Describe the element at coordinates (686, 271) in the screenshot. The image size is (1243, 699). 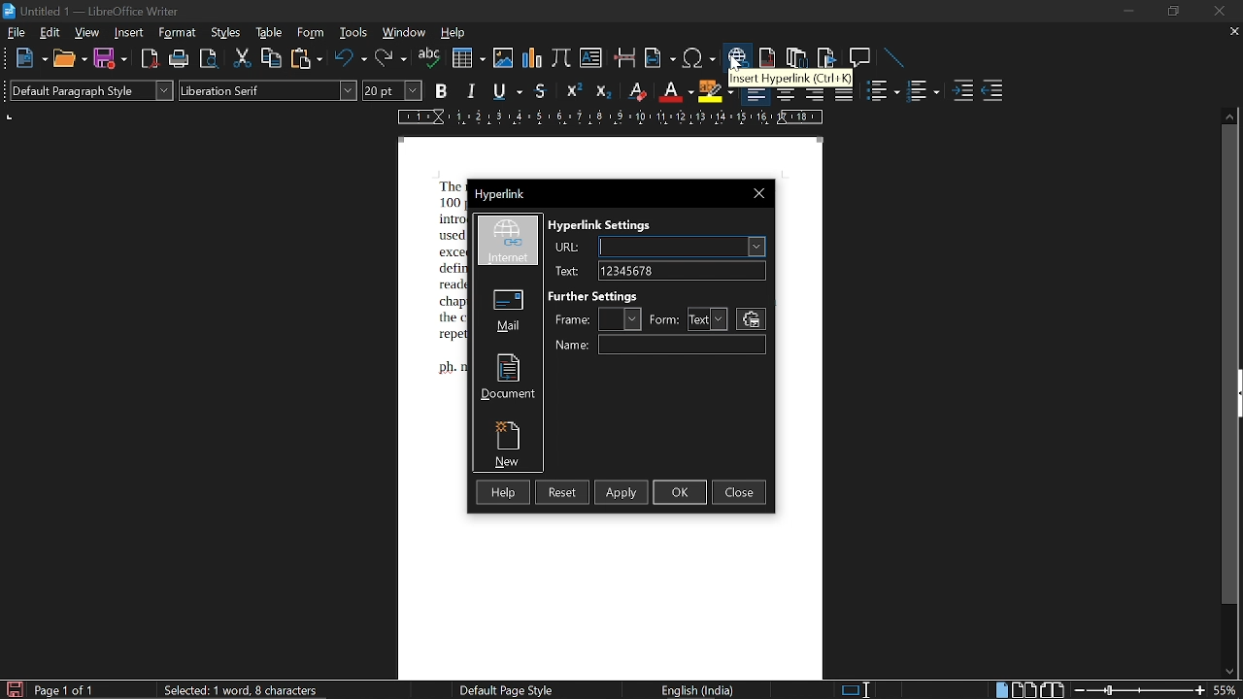
I see `text` at that location.